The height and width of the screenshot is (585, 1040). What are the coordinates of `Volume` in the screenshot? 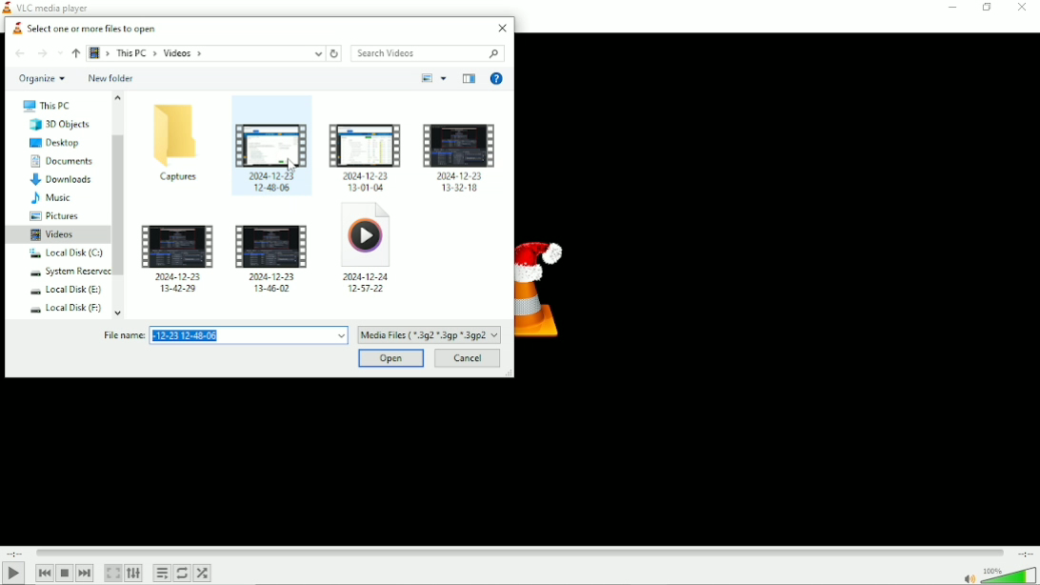 It's located at (996, 575).